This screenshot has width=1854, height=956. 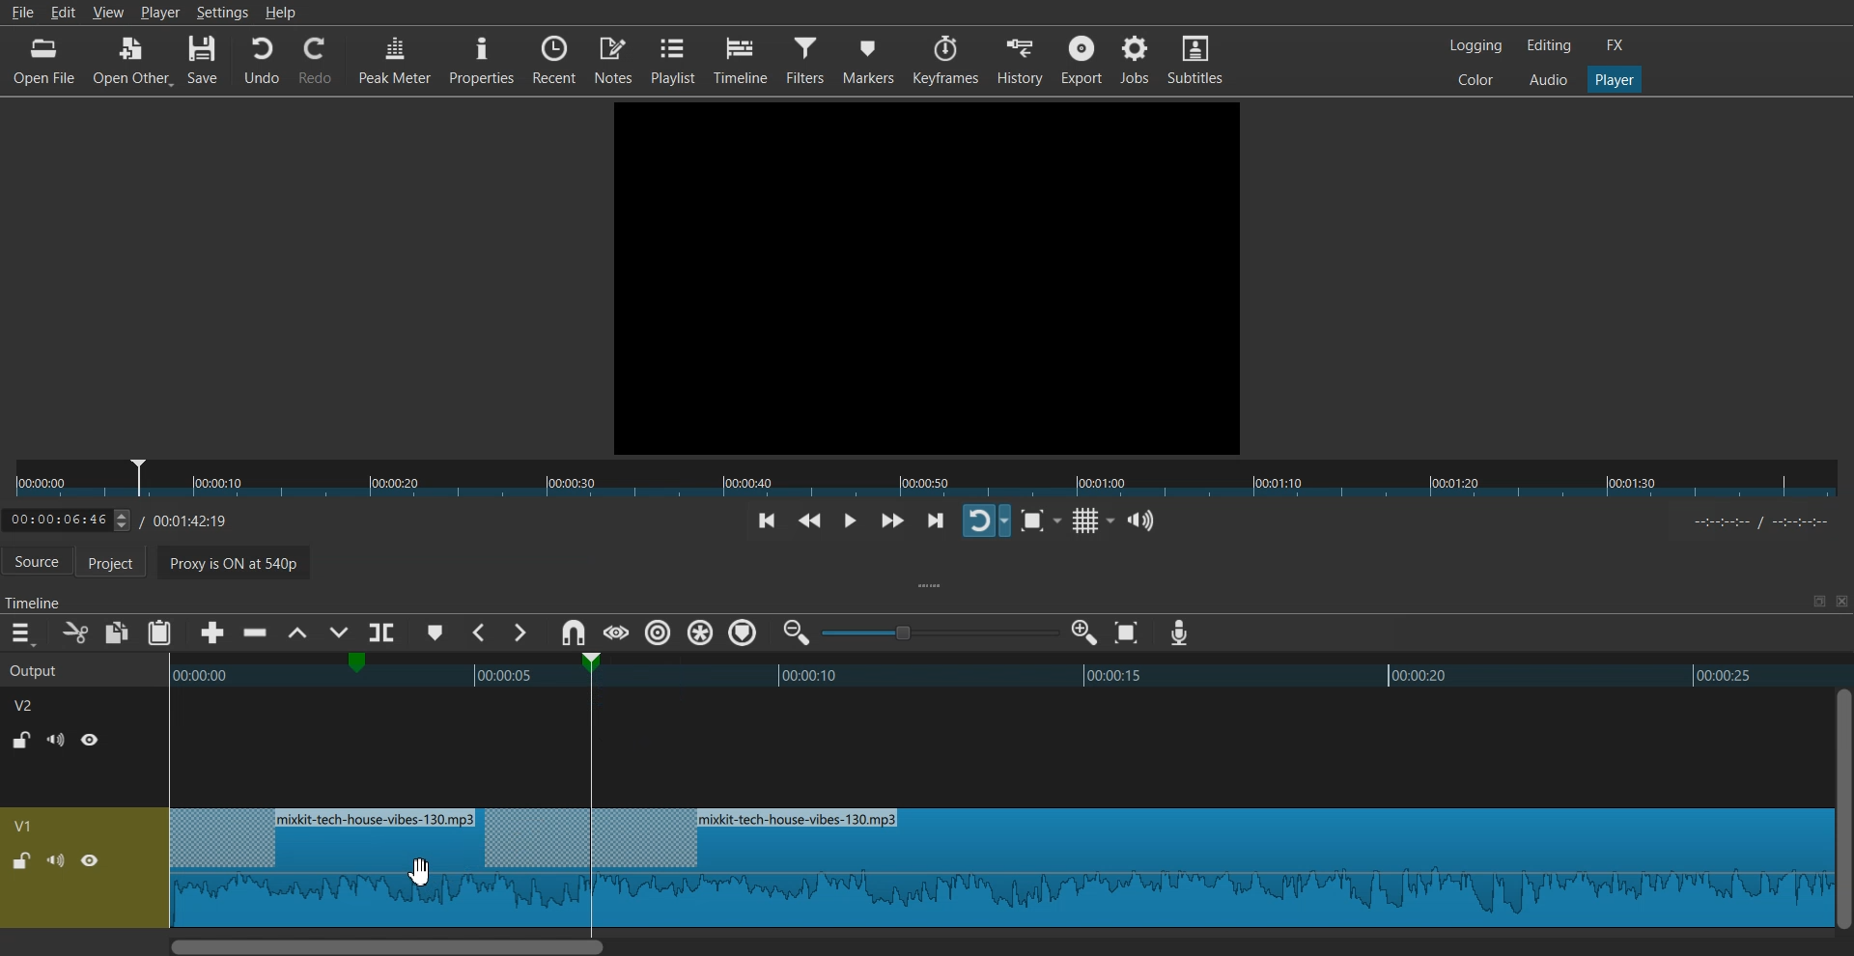 What do you see at coordinates (159, 633) in the screenshot?
I see `Paste` at bounding box center [159, 633].